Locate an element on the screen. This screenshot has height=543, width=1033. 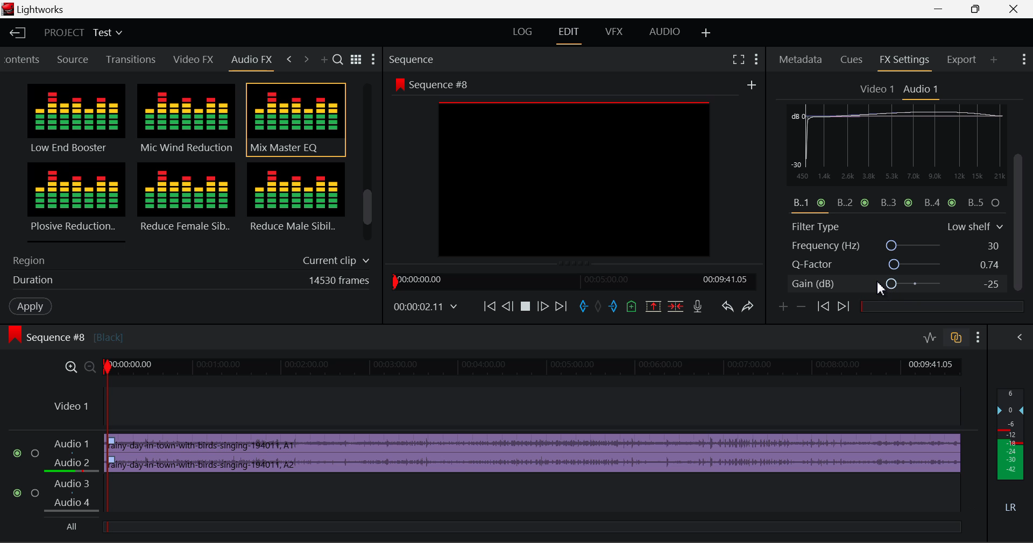
Add Panel is located at coordinates (326, 61).